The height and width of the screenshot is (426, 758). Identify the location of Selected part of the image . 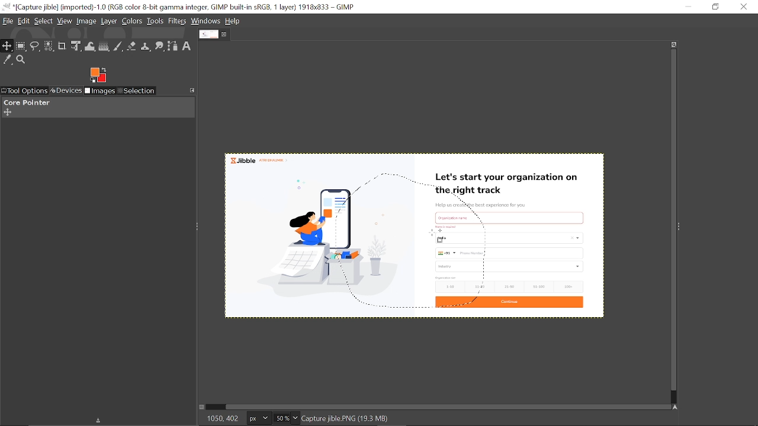
(325, 242).